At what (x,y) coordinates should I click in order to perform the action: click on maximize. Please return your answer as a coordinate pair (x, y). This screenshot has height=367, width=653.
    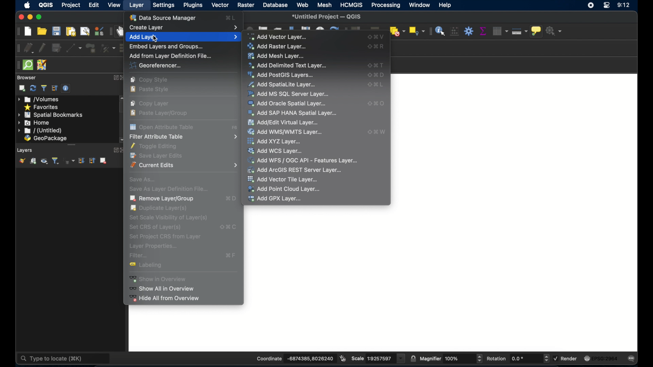
    Looking at the image, I should click on (40, 17).